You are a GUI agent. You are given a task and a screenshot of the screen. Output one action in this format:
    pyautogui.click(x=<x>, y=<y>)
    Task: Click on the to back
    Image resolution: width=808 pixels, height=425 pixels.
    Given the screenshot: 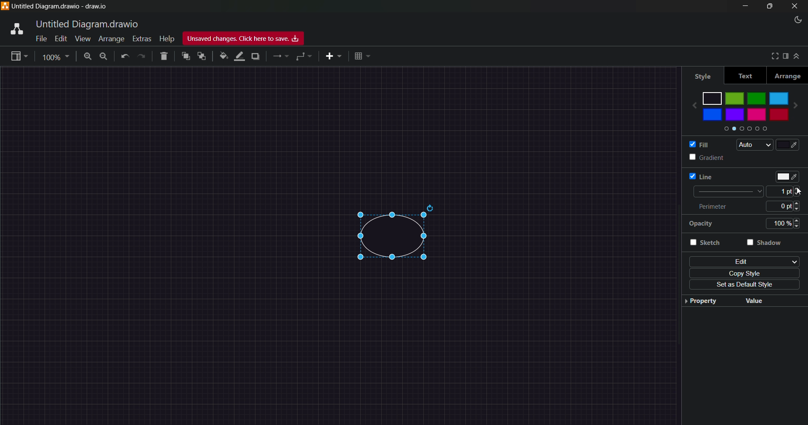 What is the action you would take?
    pyautogui.click(x=202, y=57)
    